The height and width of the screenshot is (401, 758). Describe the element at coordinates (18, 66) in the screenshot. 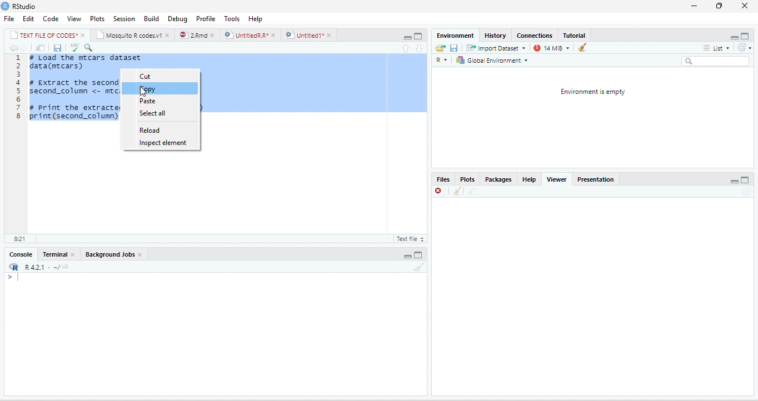

I see `2` at that location.